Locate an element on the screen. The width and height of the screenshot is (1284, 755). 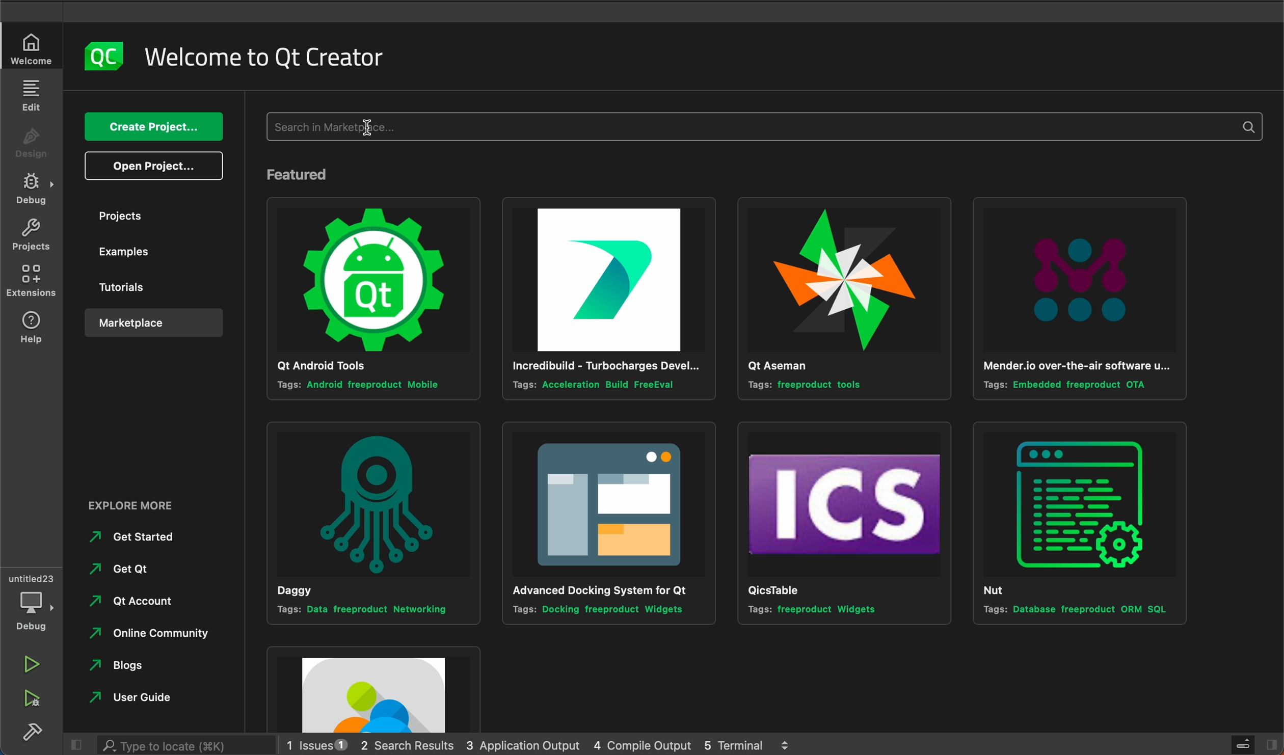
mouse pointer is located at coordinates (370, 130).